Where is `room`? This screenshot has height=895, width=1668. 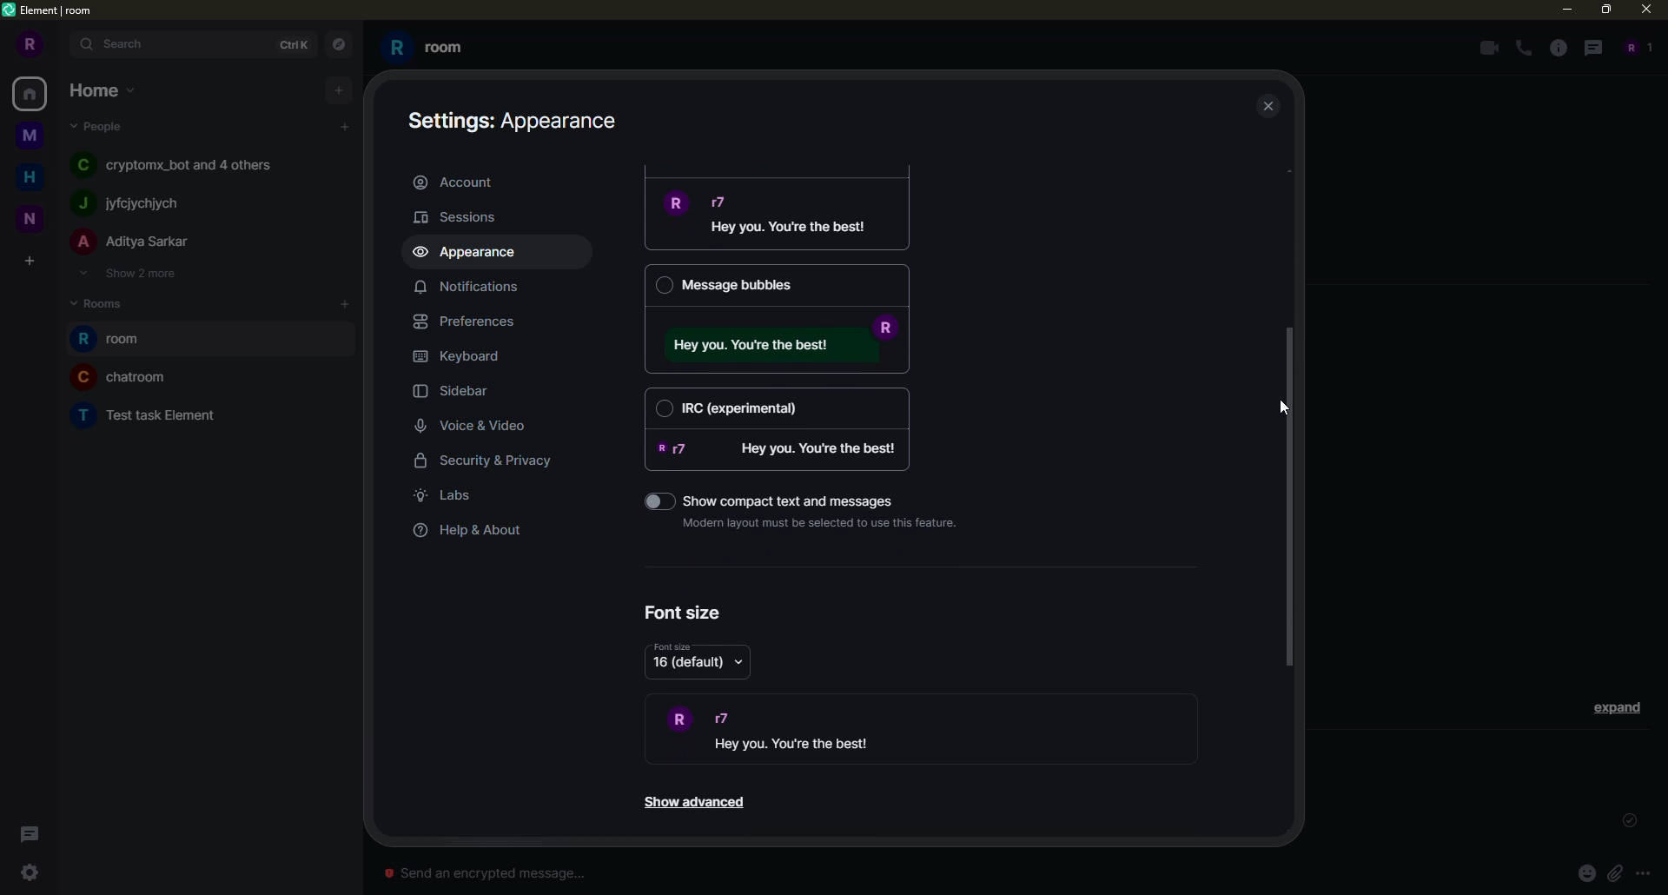
room is located at coordinates (427, 48).